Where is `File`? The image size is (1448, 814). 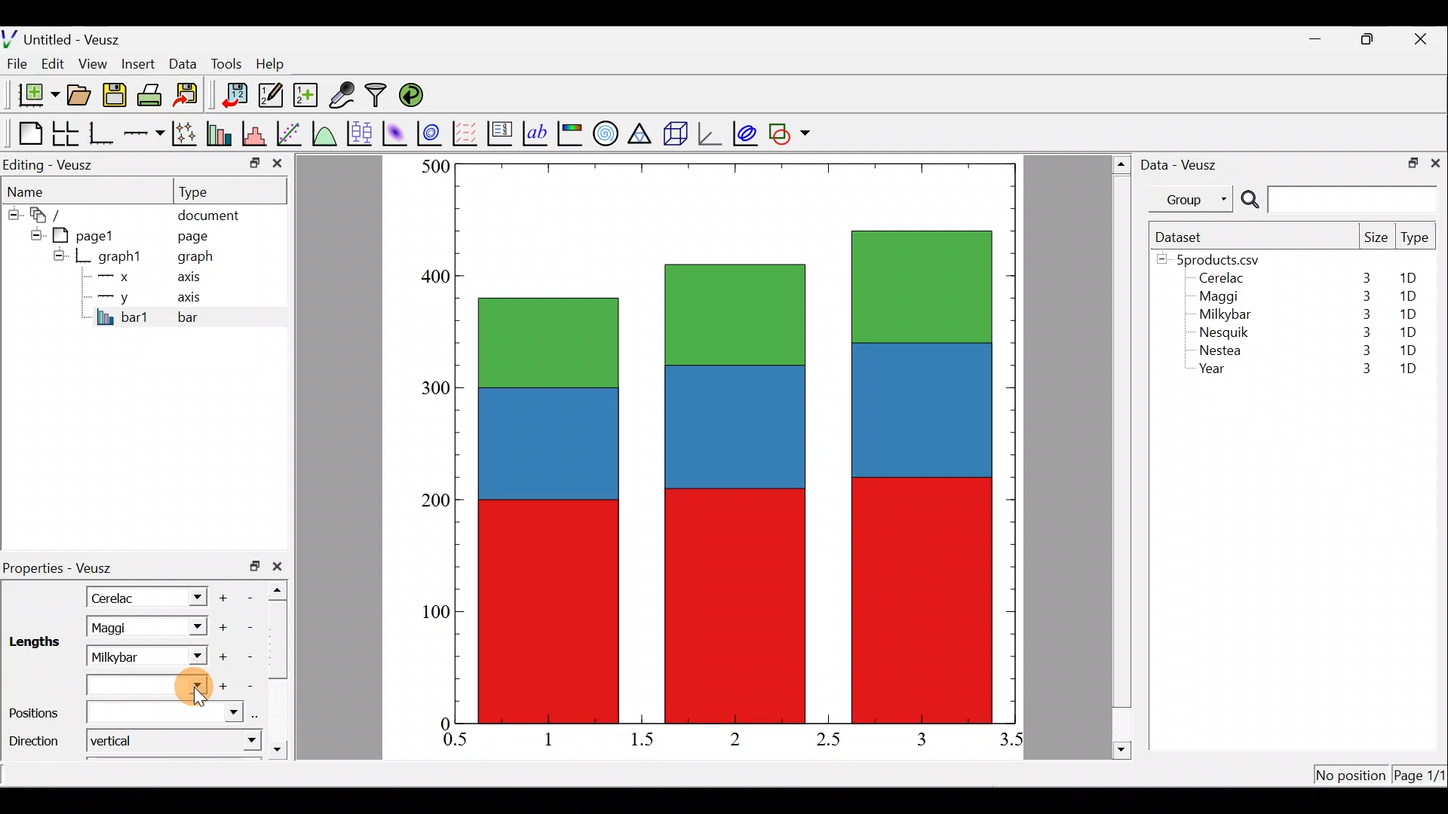
File is located at coordinates (14, 64).